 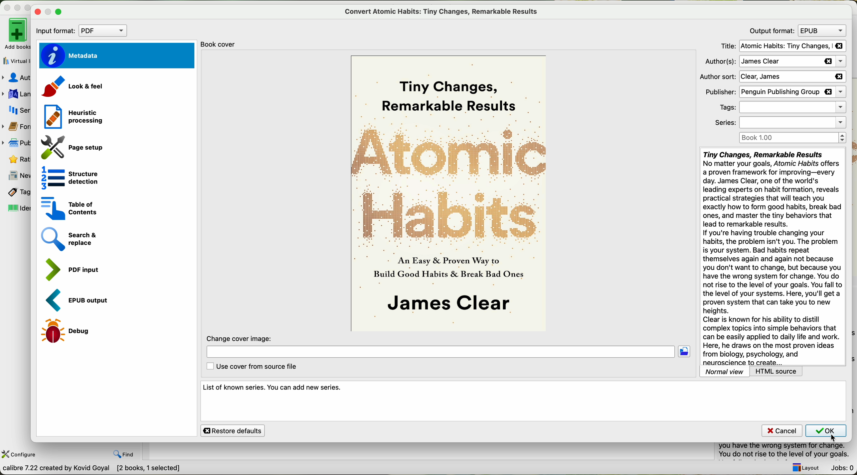 I want to click on disable minimize window, so click(x=49, y=12).